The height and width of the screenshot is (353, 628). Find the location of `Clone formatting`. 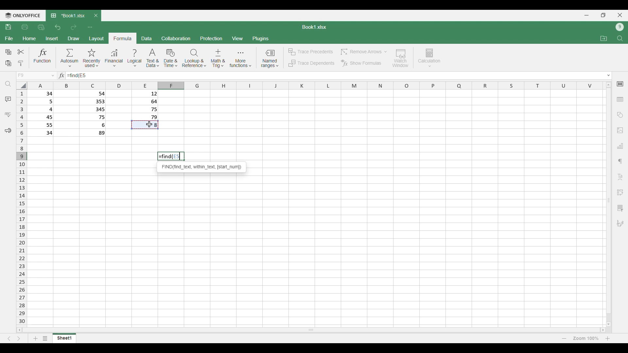

Clone formatting is located at coordinates (20, 64).